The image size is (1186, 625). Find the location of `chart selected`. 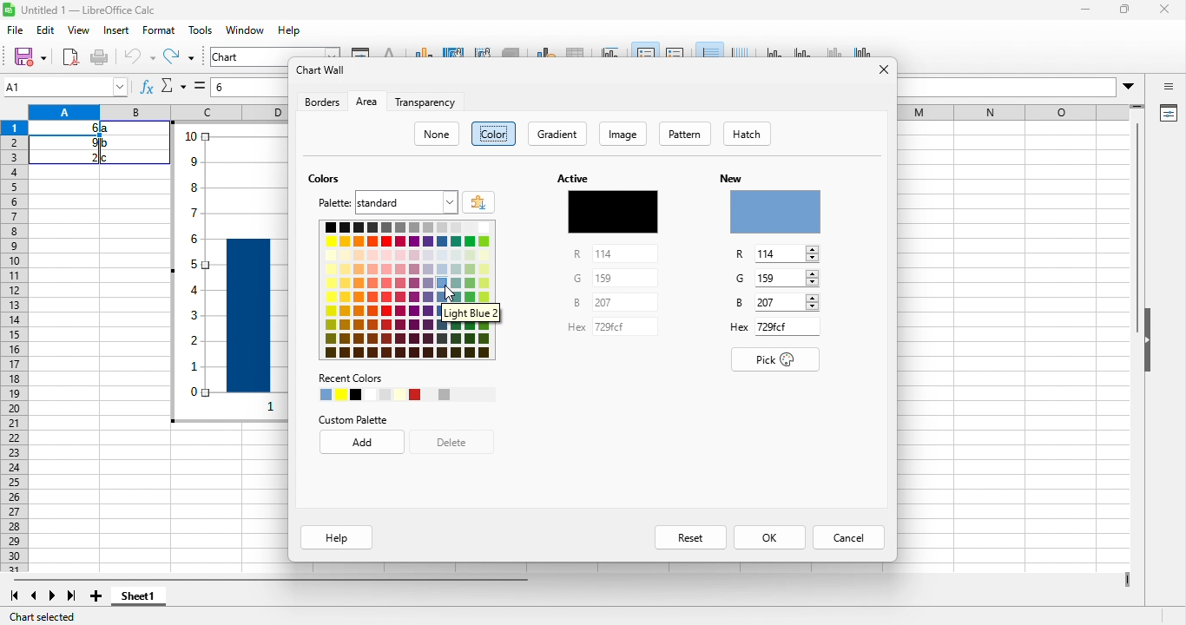

chart selected is located at coordinates (51, 616).